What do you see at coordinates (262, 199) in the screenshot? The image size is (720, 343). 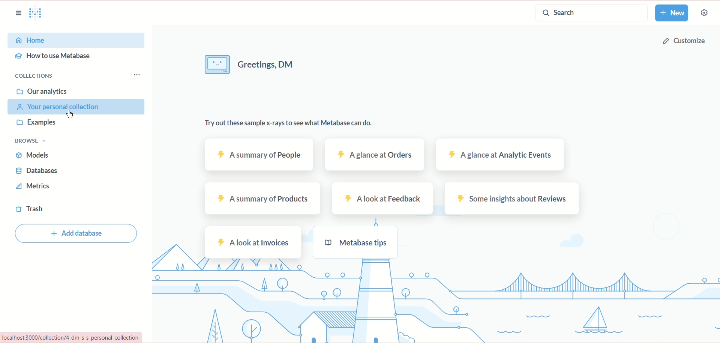 I see `A summary of Products` at bounding box center [262, 199].